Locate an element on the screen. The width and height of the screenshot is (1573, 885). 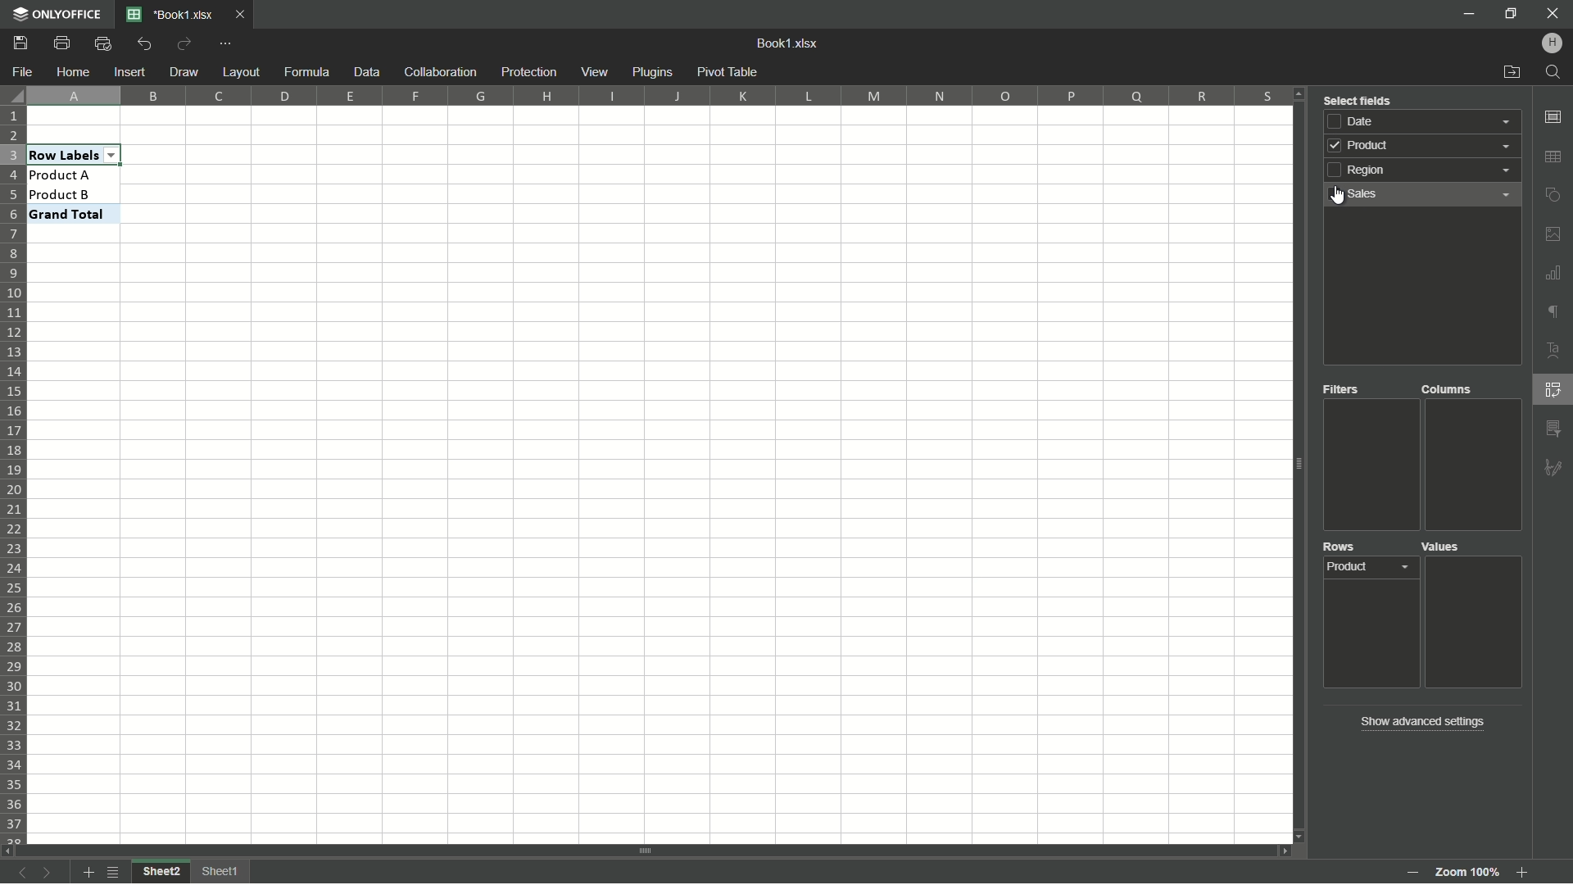
view is located at coordinates (596, 73).